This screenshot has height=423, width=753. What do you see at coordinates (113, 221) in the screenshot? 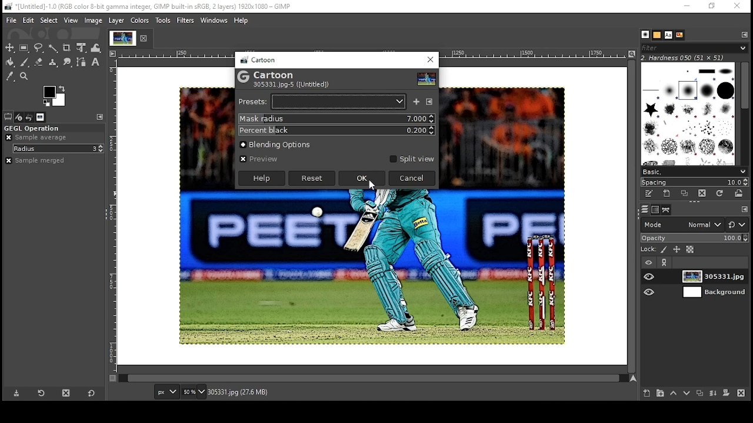
I see `vertical scale` at bounding box center [113, 221].